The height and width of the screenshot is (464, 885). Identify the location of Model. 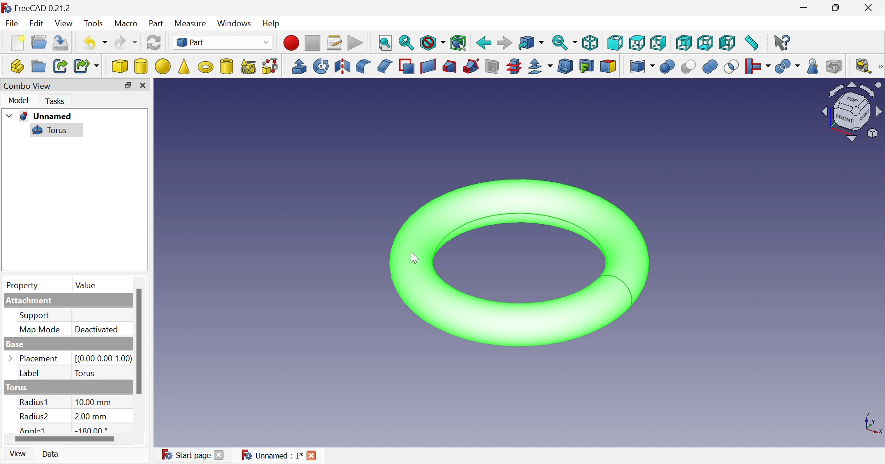
(18, 101).